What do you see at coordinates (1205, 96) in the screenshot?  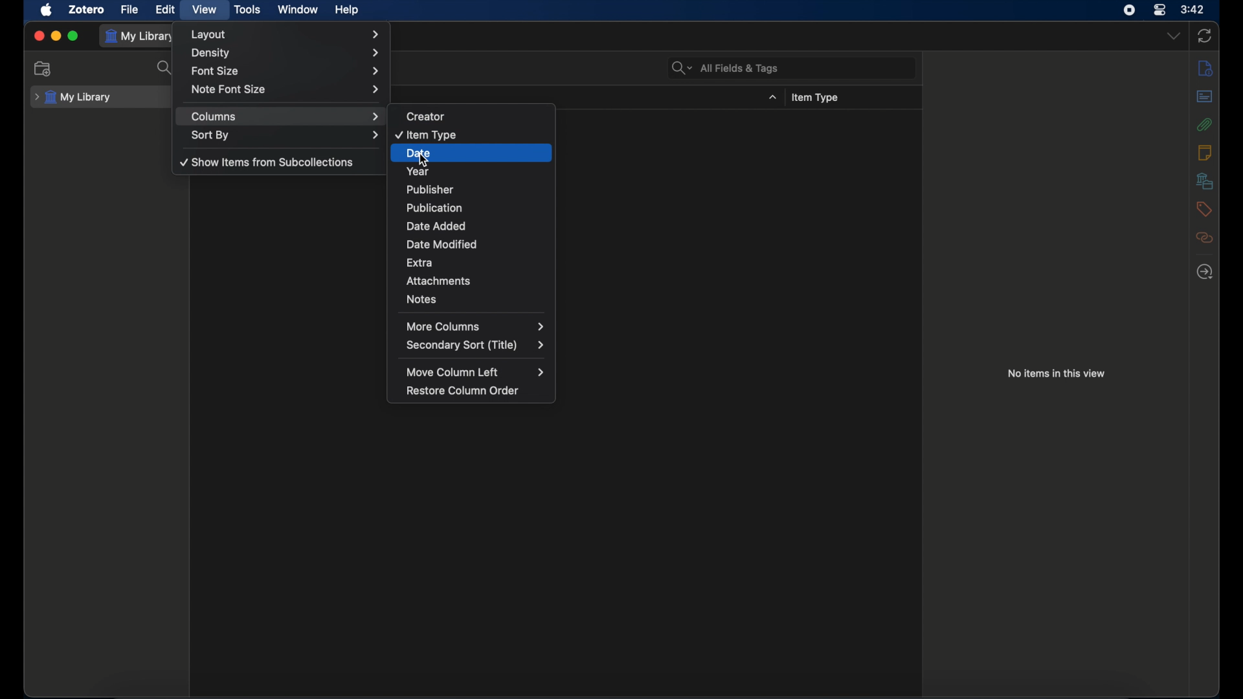 I see `abstract` at bounding box center [1205, 96].